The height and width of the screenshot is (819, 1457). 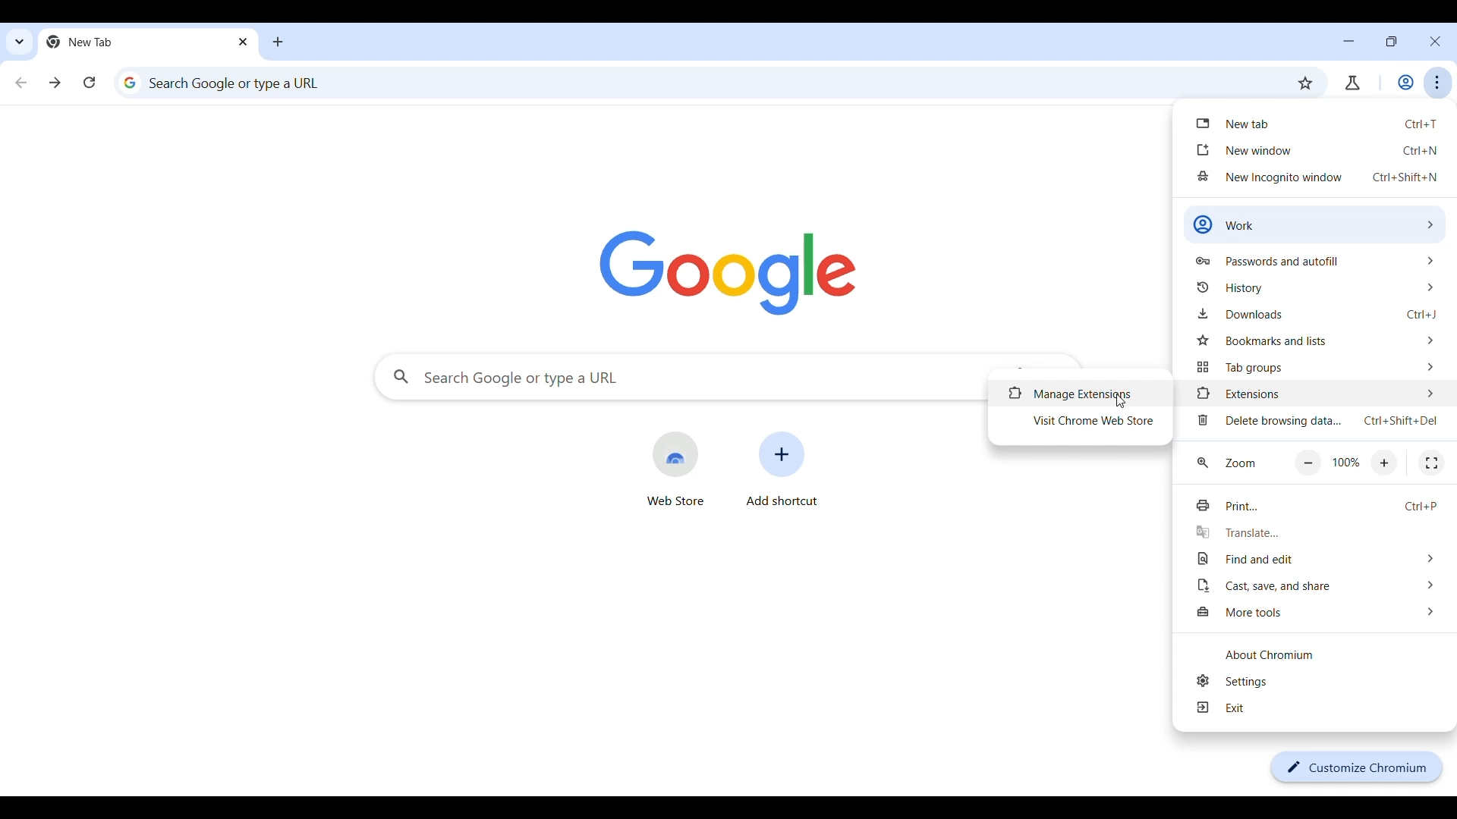 I want to click on Customize and control Chromium highlighted, so click(x=1438, y=83).